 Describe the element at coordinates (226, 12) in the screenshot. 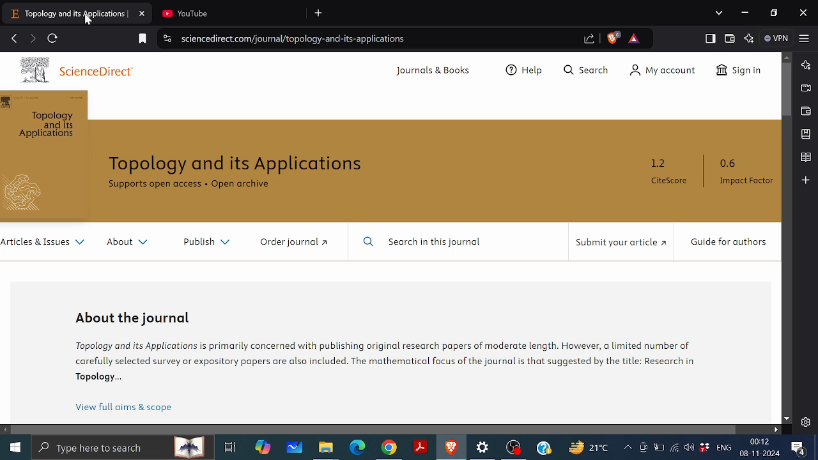

I see `Next tab` at that location.